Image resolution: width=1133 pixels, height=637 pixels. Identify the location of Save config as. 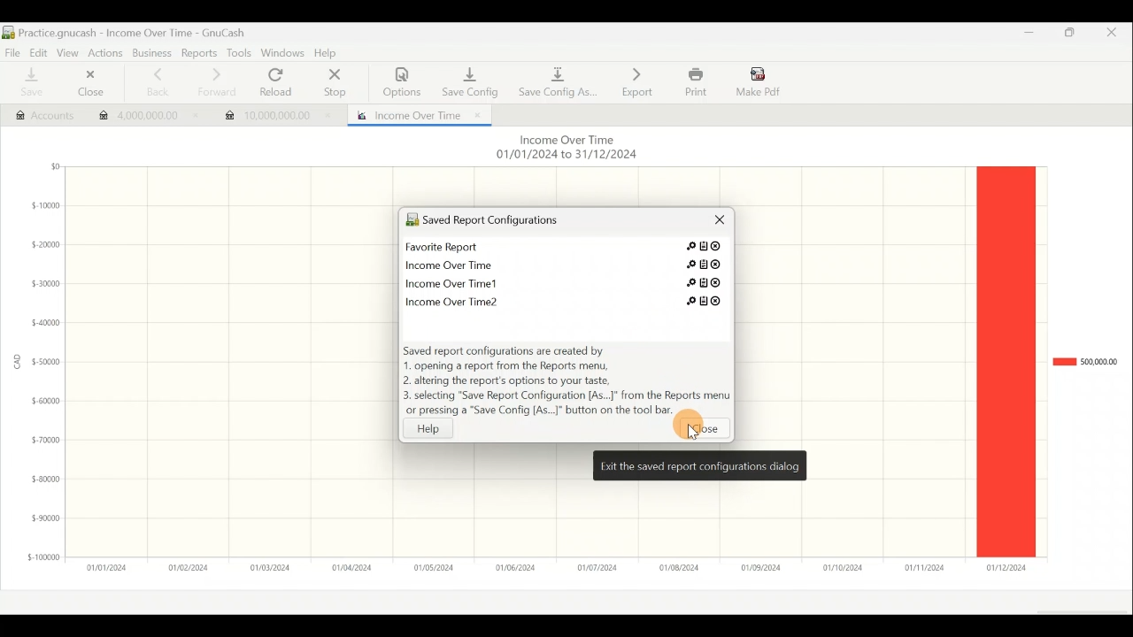
(558, 80).